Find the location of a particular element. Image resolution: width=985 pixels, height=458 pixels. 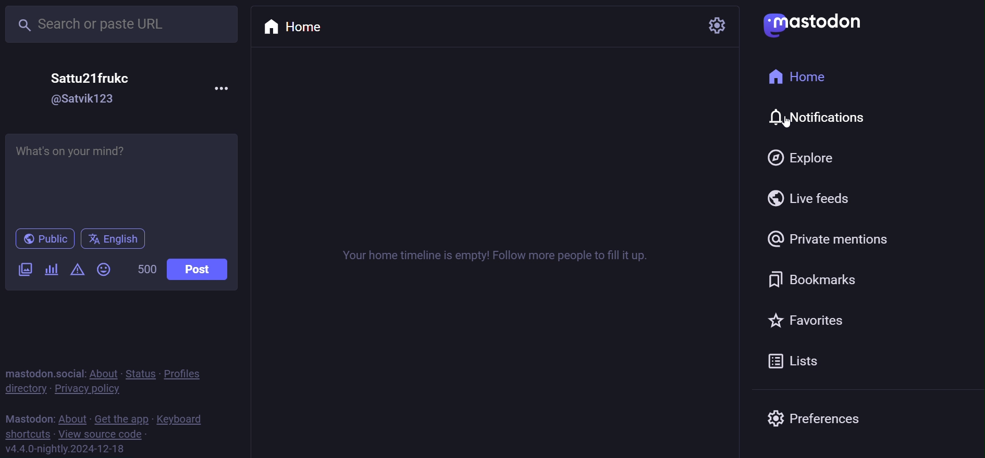

shortcut is located at coordinates (27, 434).